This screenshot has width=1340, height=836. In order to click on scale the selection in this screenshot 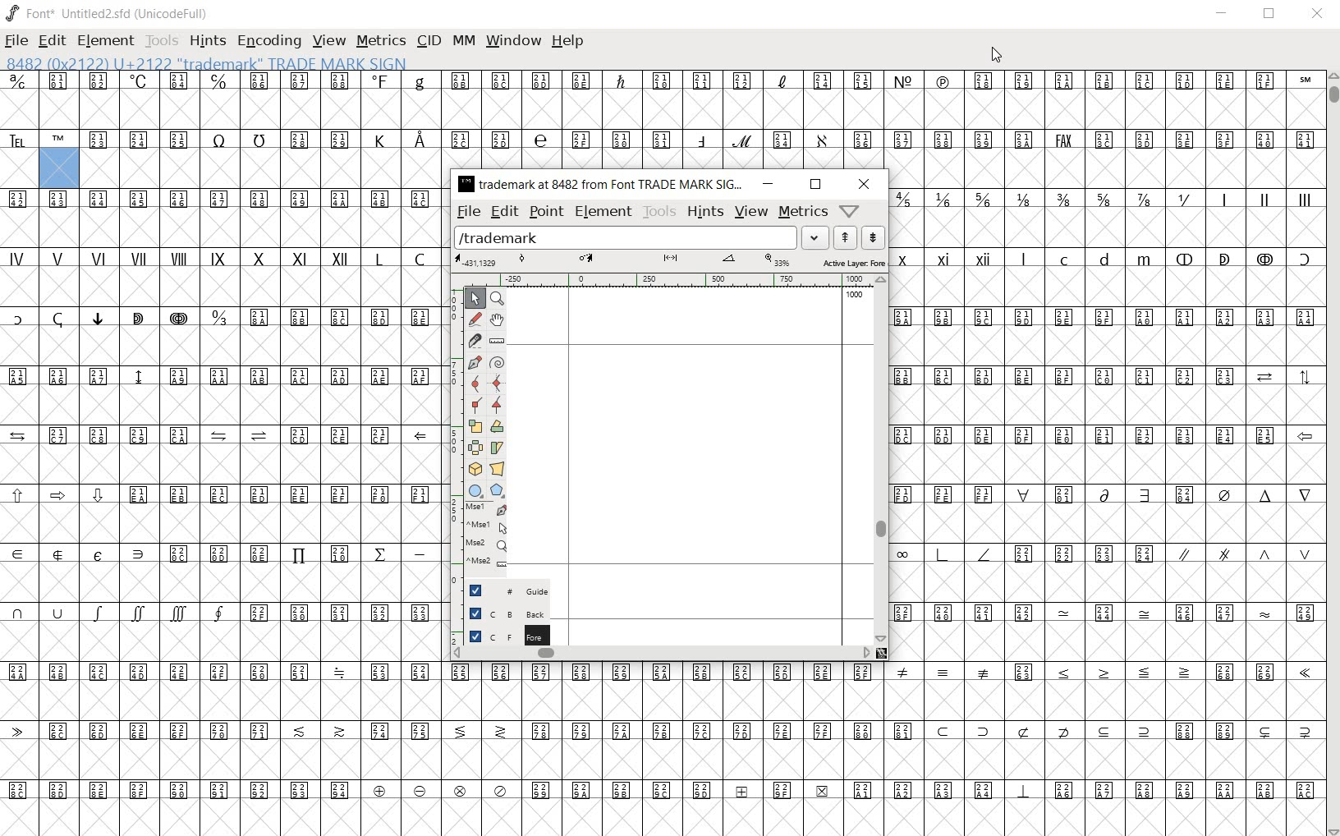, I will do `click(475, 425)`.